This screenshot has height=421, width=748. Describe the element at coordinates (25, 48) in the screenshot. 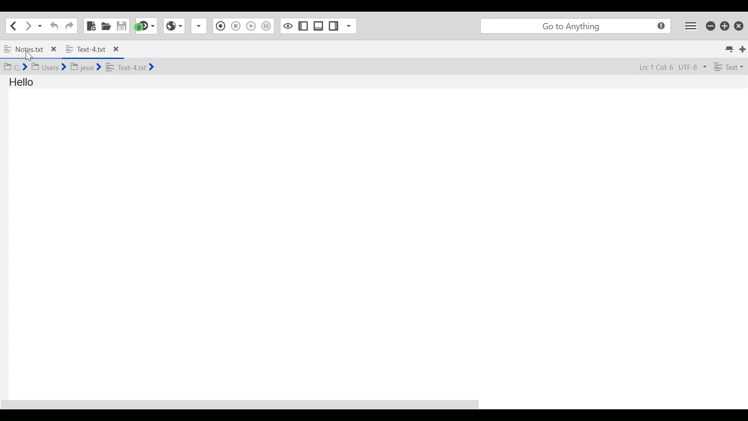

I see `notes.txt` at that location.